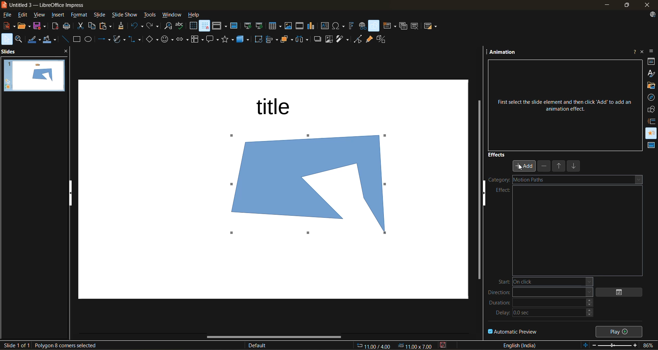  Describe the element at coordinates (259, 40) in the screenshot. I see `rotate` at that location.